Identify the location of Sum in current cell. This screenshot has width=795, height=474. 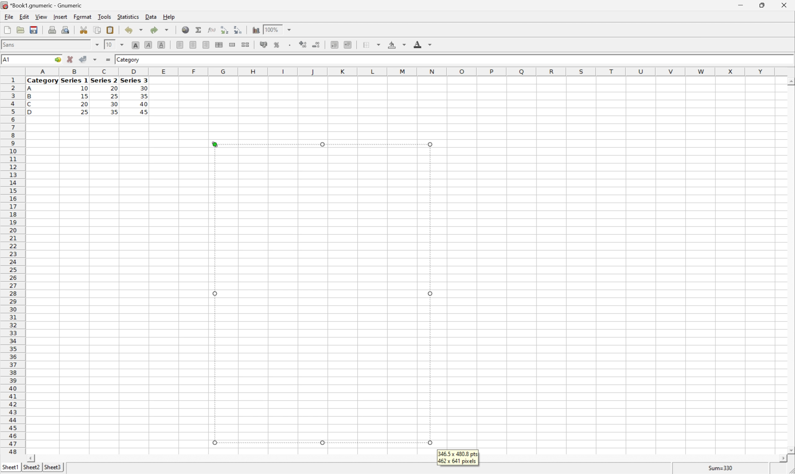
(199, 30).